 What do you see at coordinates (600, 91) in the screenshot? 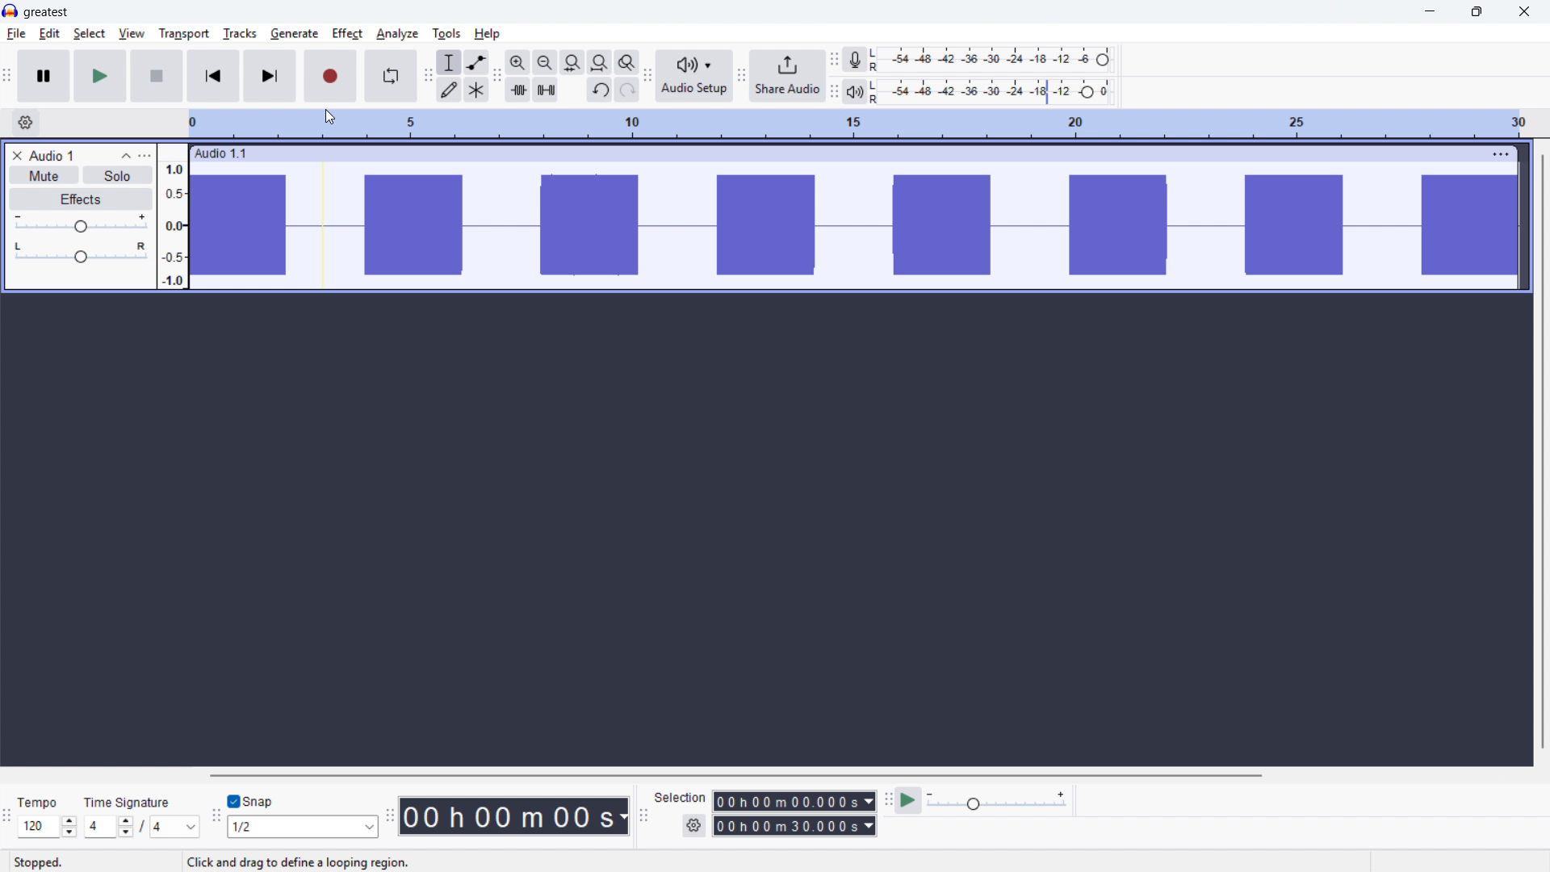
I see `undo` at bounding box center [600, 91].